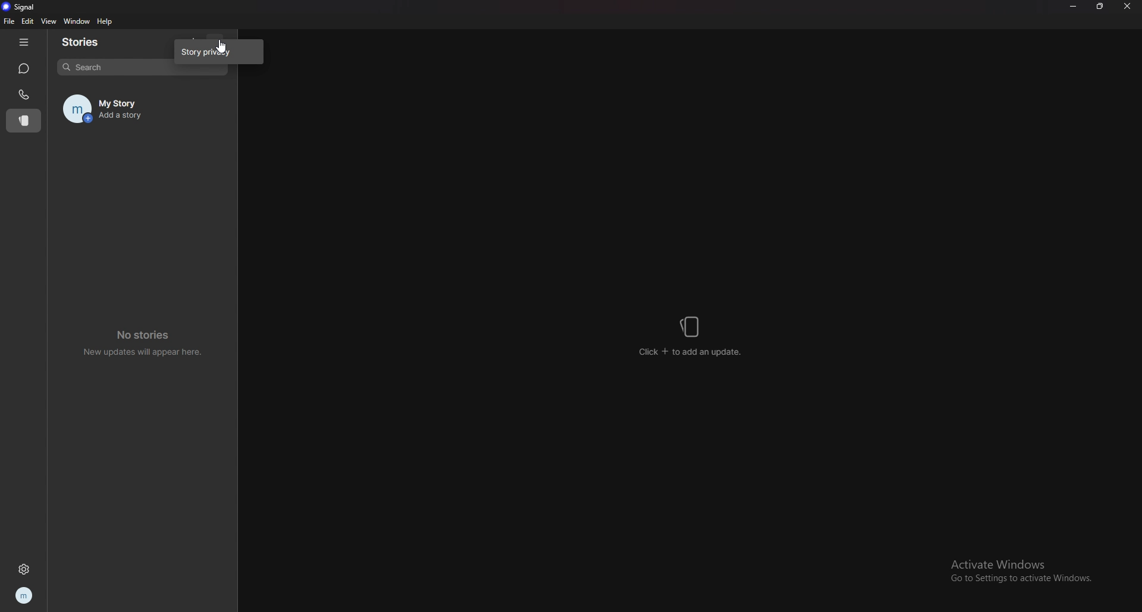  Describe the element at coordinates (23, 570) in the screenshot. I see `settings` at that location.